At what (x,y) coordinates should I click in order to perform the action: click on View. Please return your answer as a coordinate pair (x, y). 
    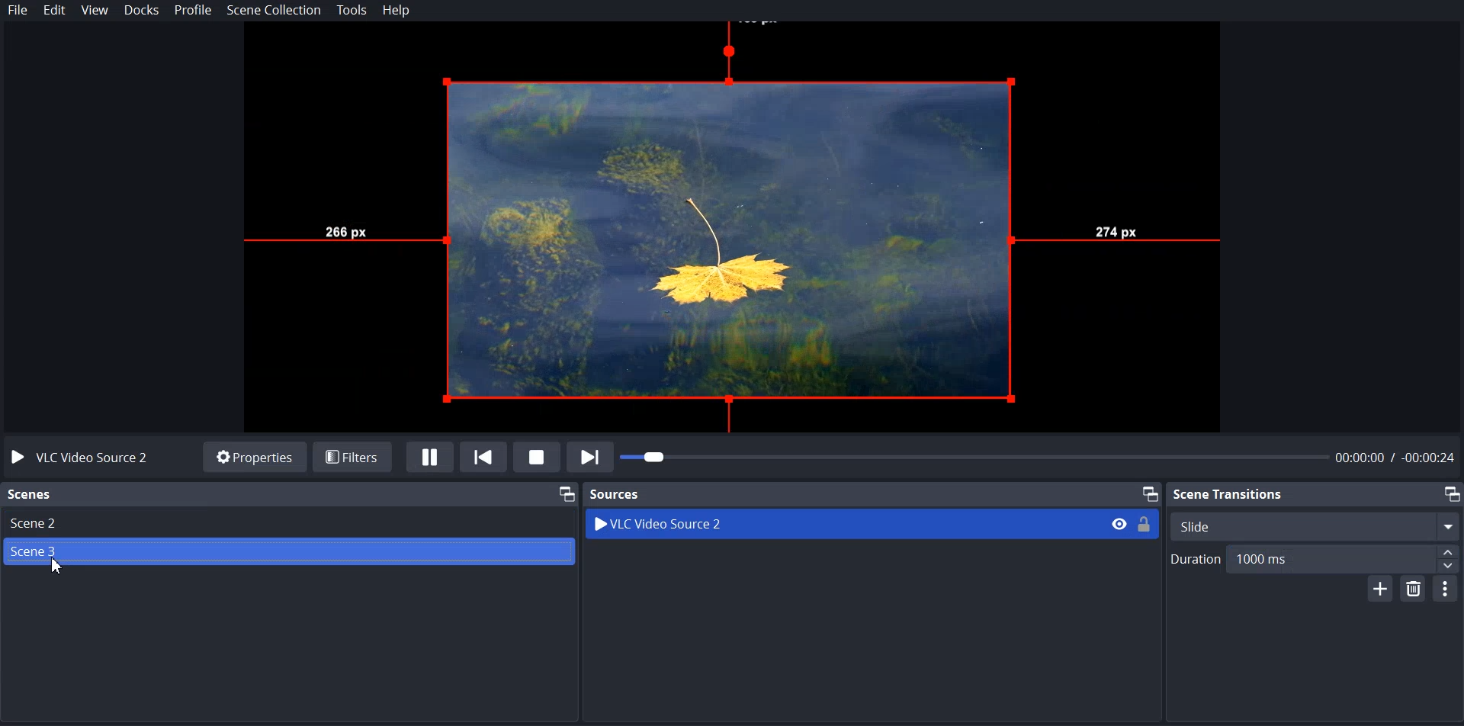
    Looking at the image, I should click on (94, 11).